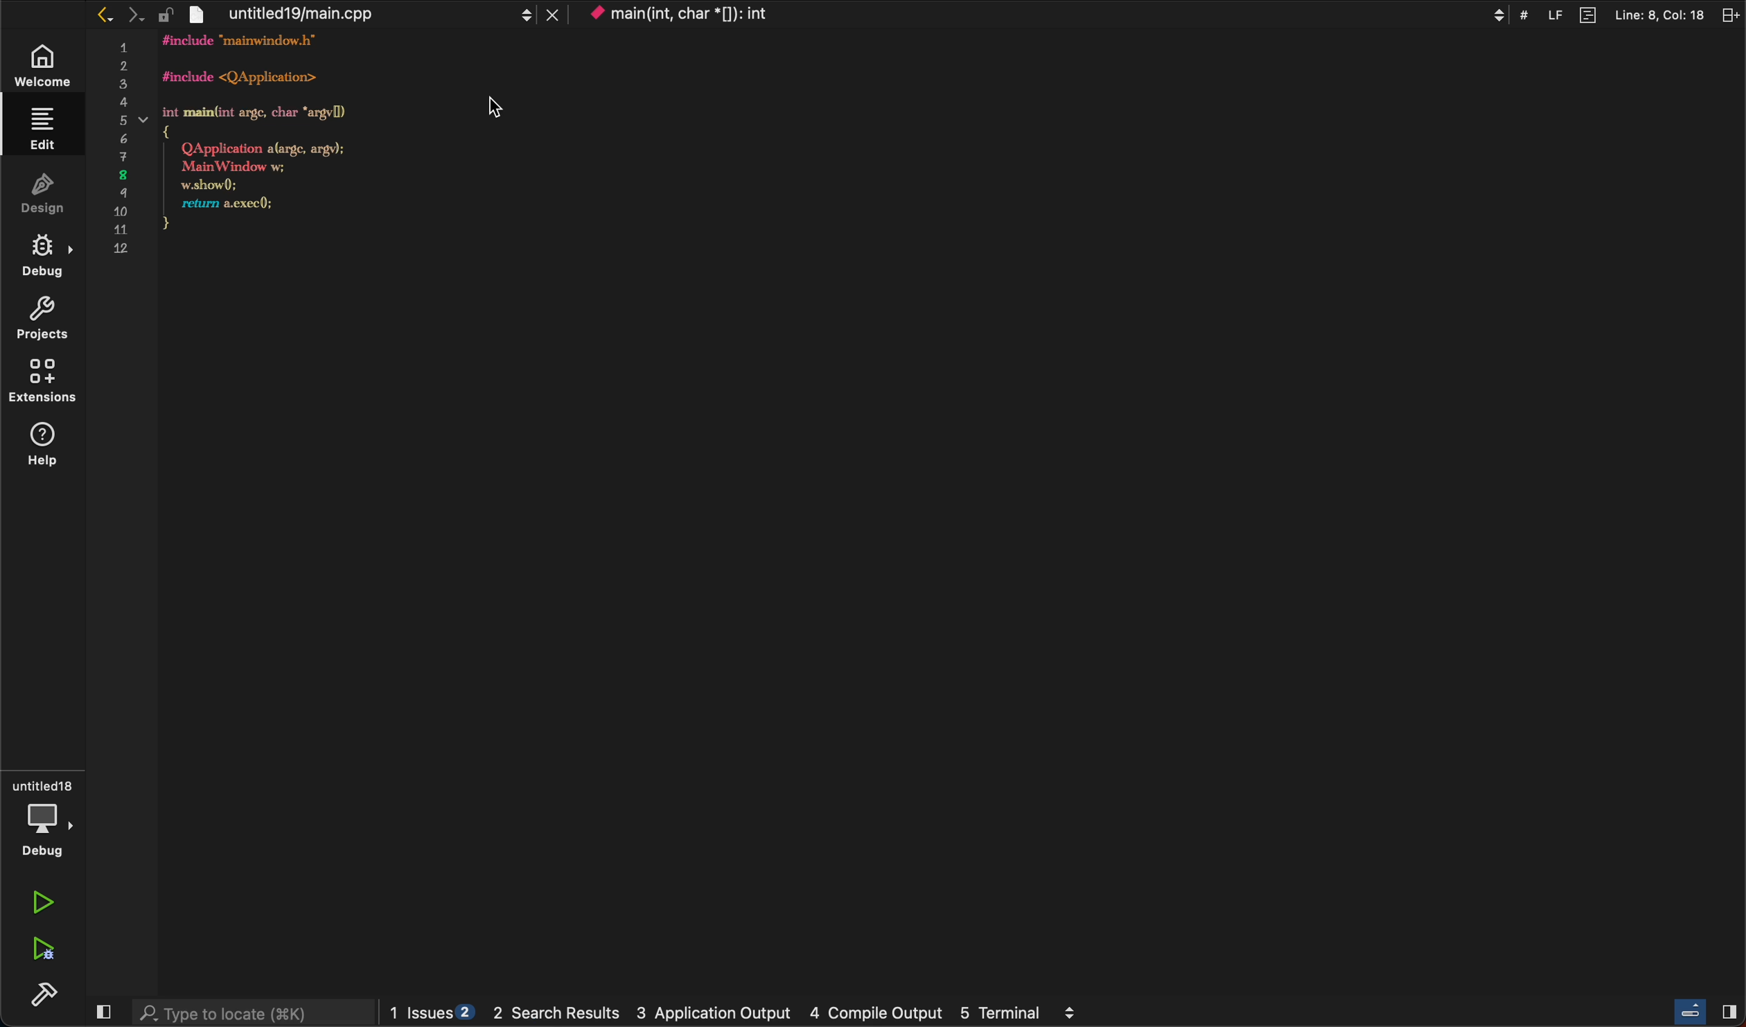 The image size is (1746, 1027). I want to click on searchbar, so click(252, 1011).